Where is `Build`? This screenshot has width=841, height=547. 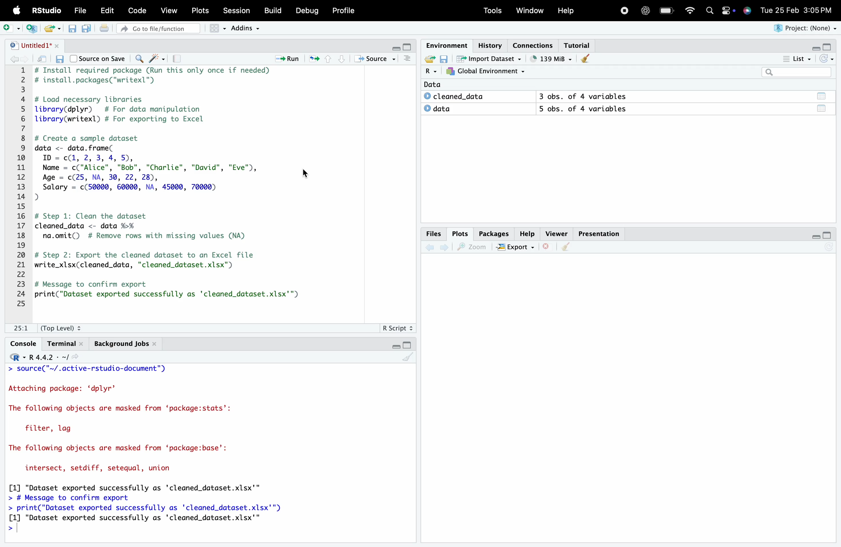 Build is located at coordinates (272, 11).